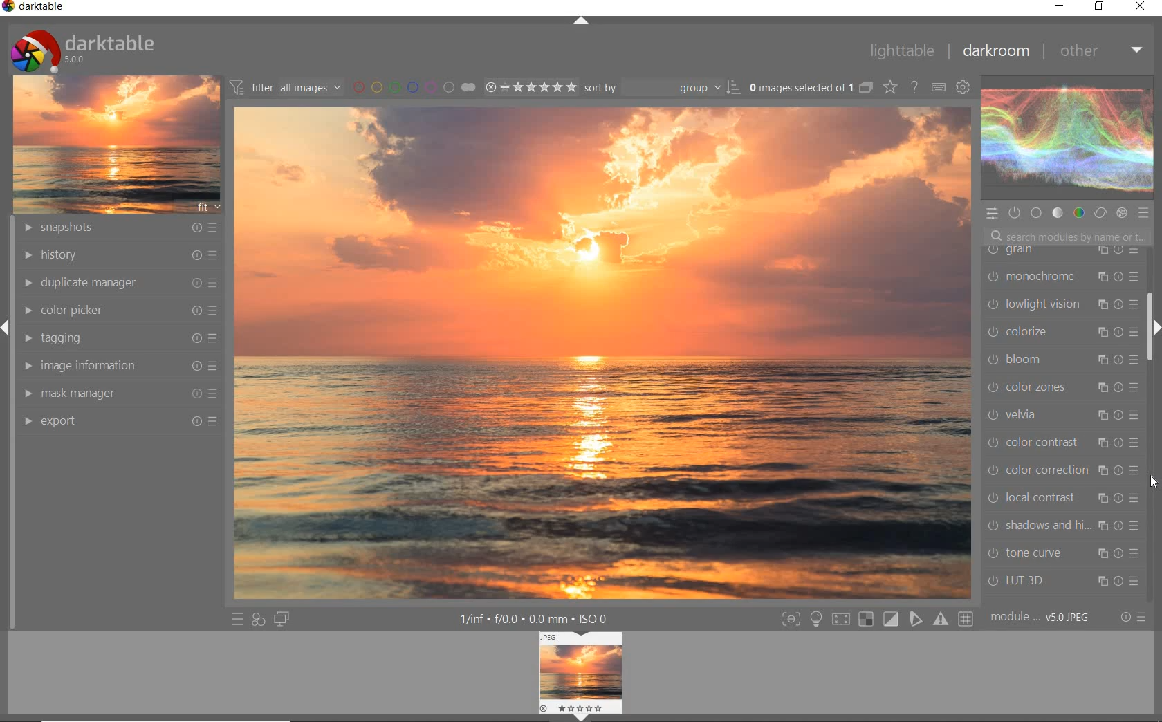  Describe the element at coordinates (1061, 278) in the screenshot. I see `monochrome` at that location.